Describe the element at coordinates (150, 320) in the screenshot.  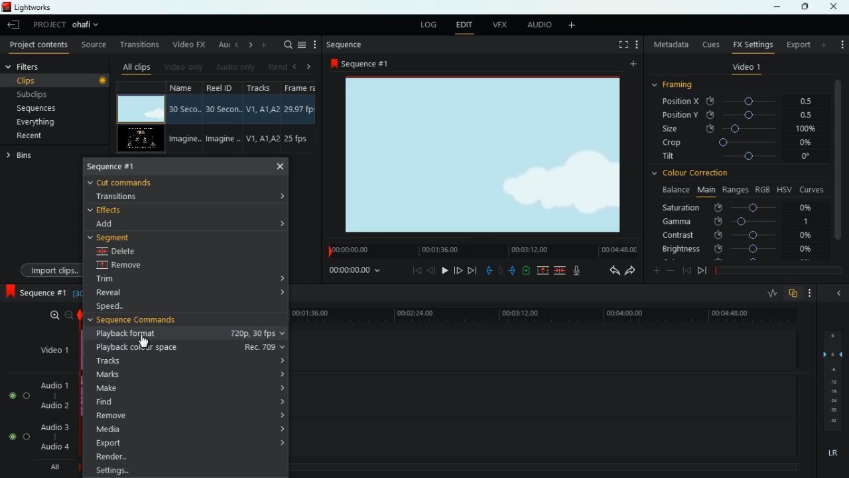
I see `sequence commands` at that location.